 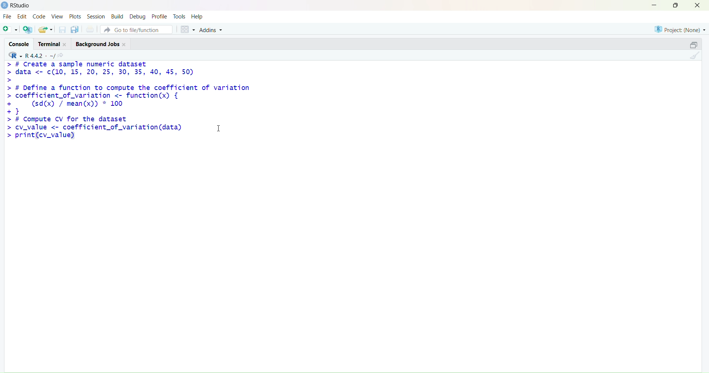 I want to click on RStudio, so click(x=21, y=5).